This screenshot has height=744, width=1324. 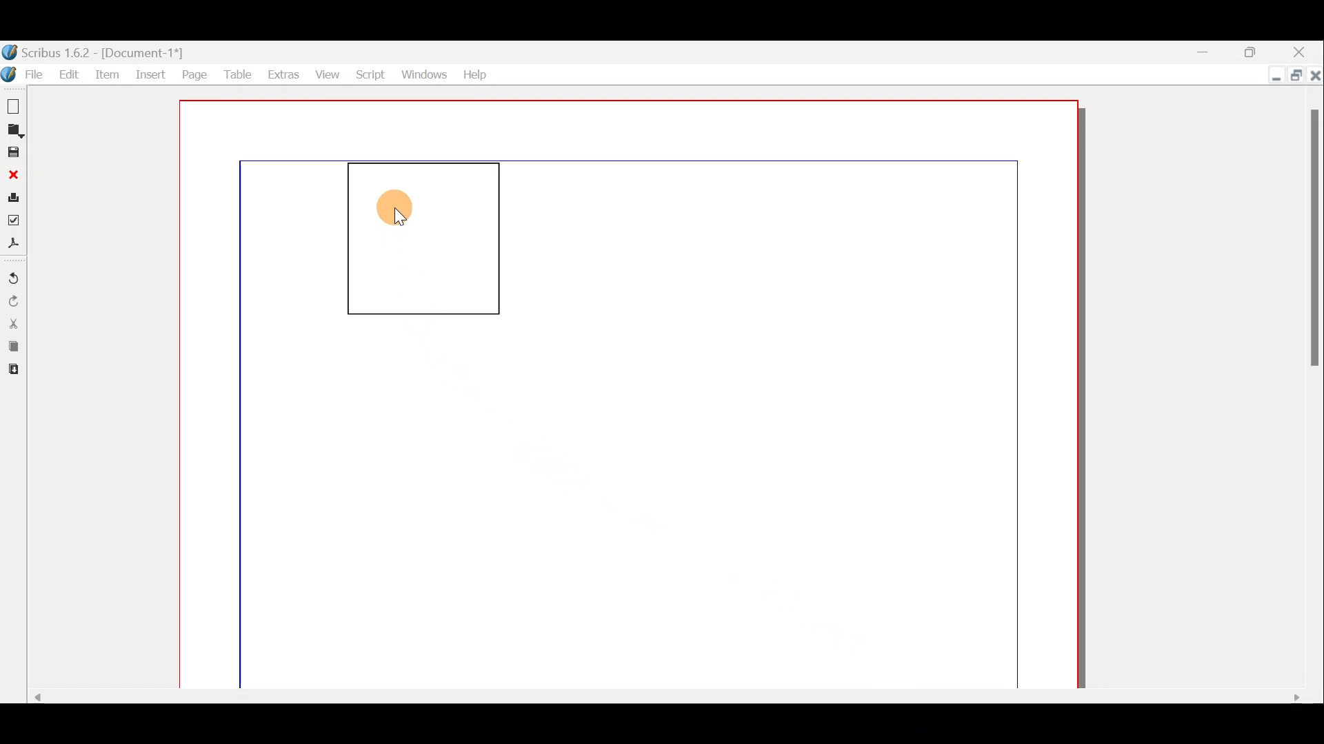 I want to click on Open, so click(x=12, y=132).